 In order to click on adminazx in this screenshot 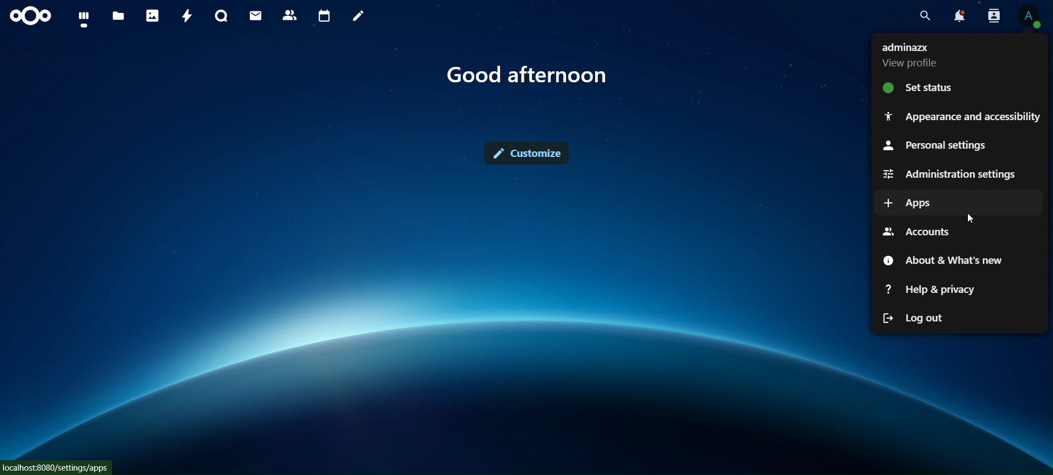, I will do `click(914, 55)`.